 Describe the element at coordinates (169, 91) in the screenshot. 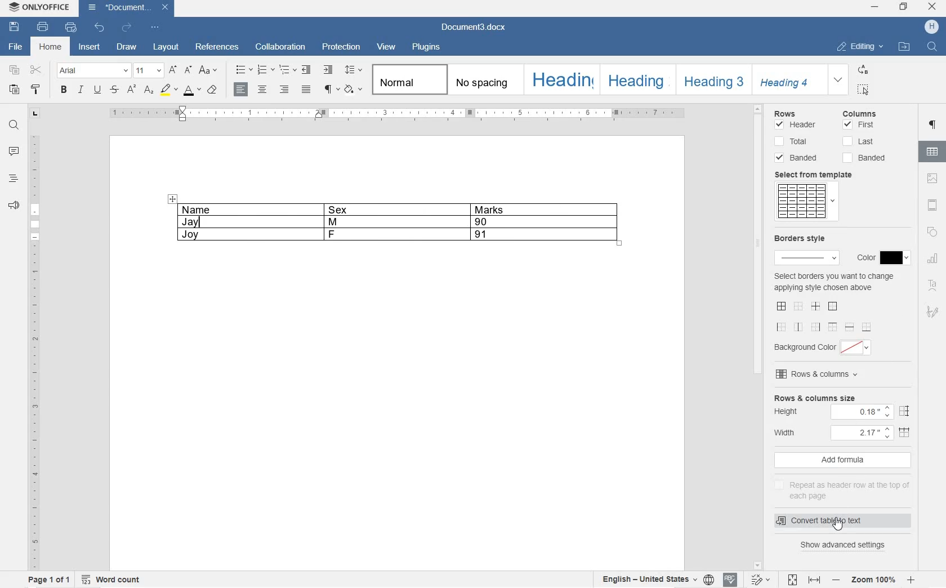

I see `HIGHLIGHT COLOR` at that location.